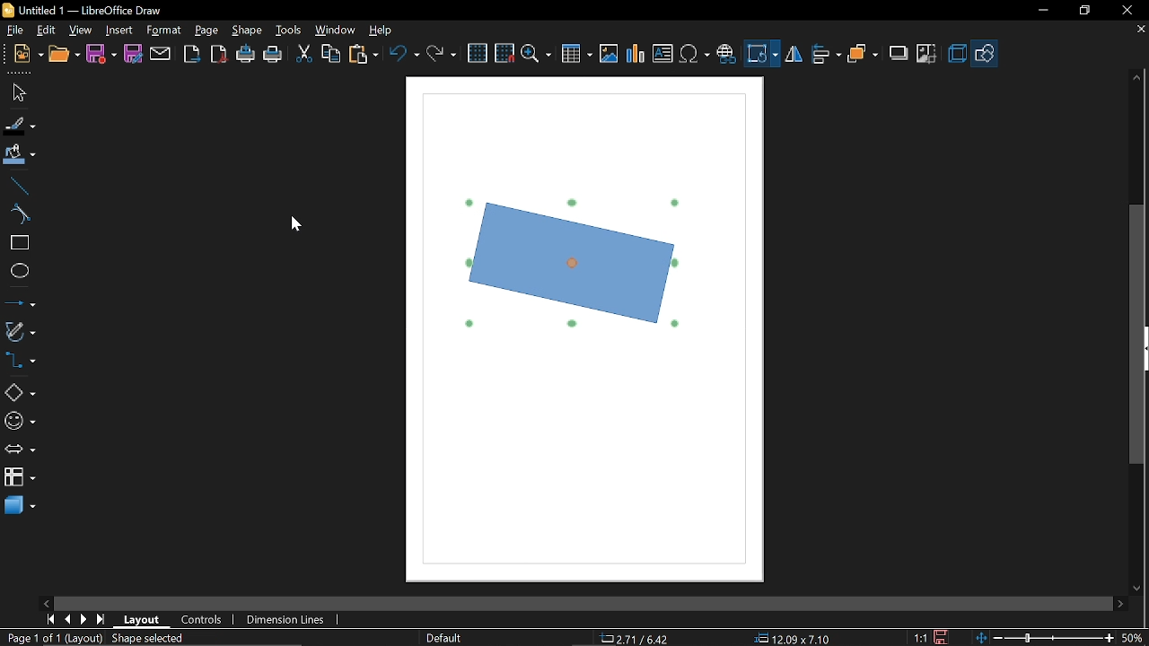 This screenshot has height=646, width=1149. I want to click on lines and arrows, so click(20, 304).